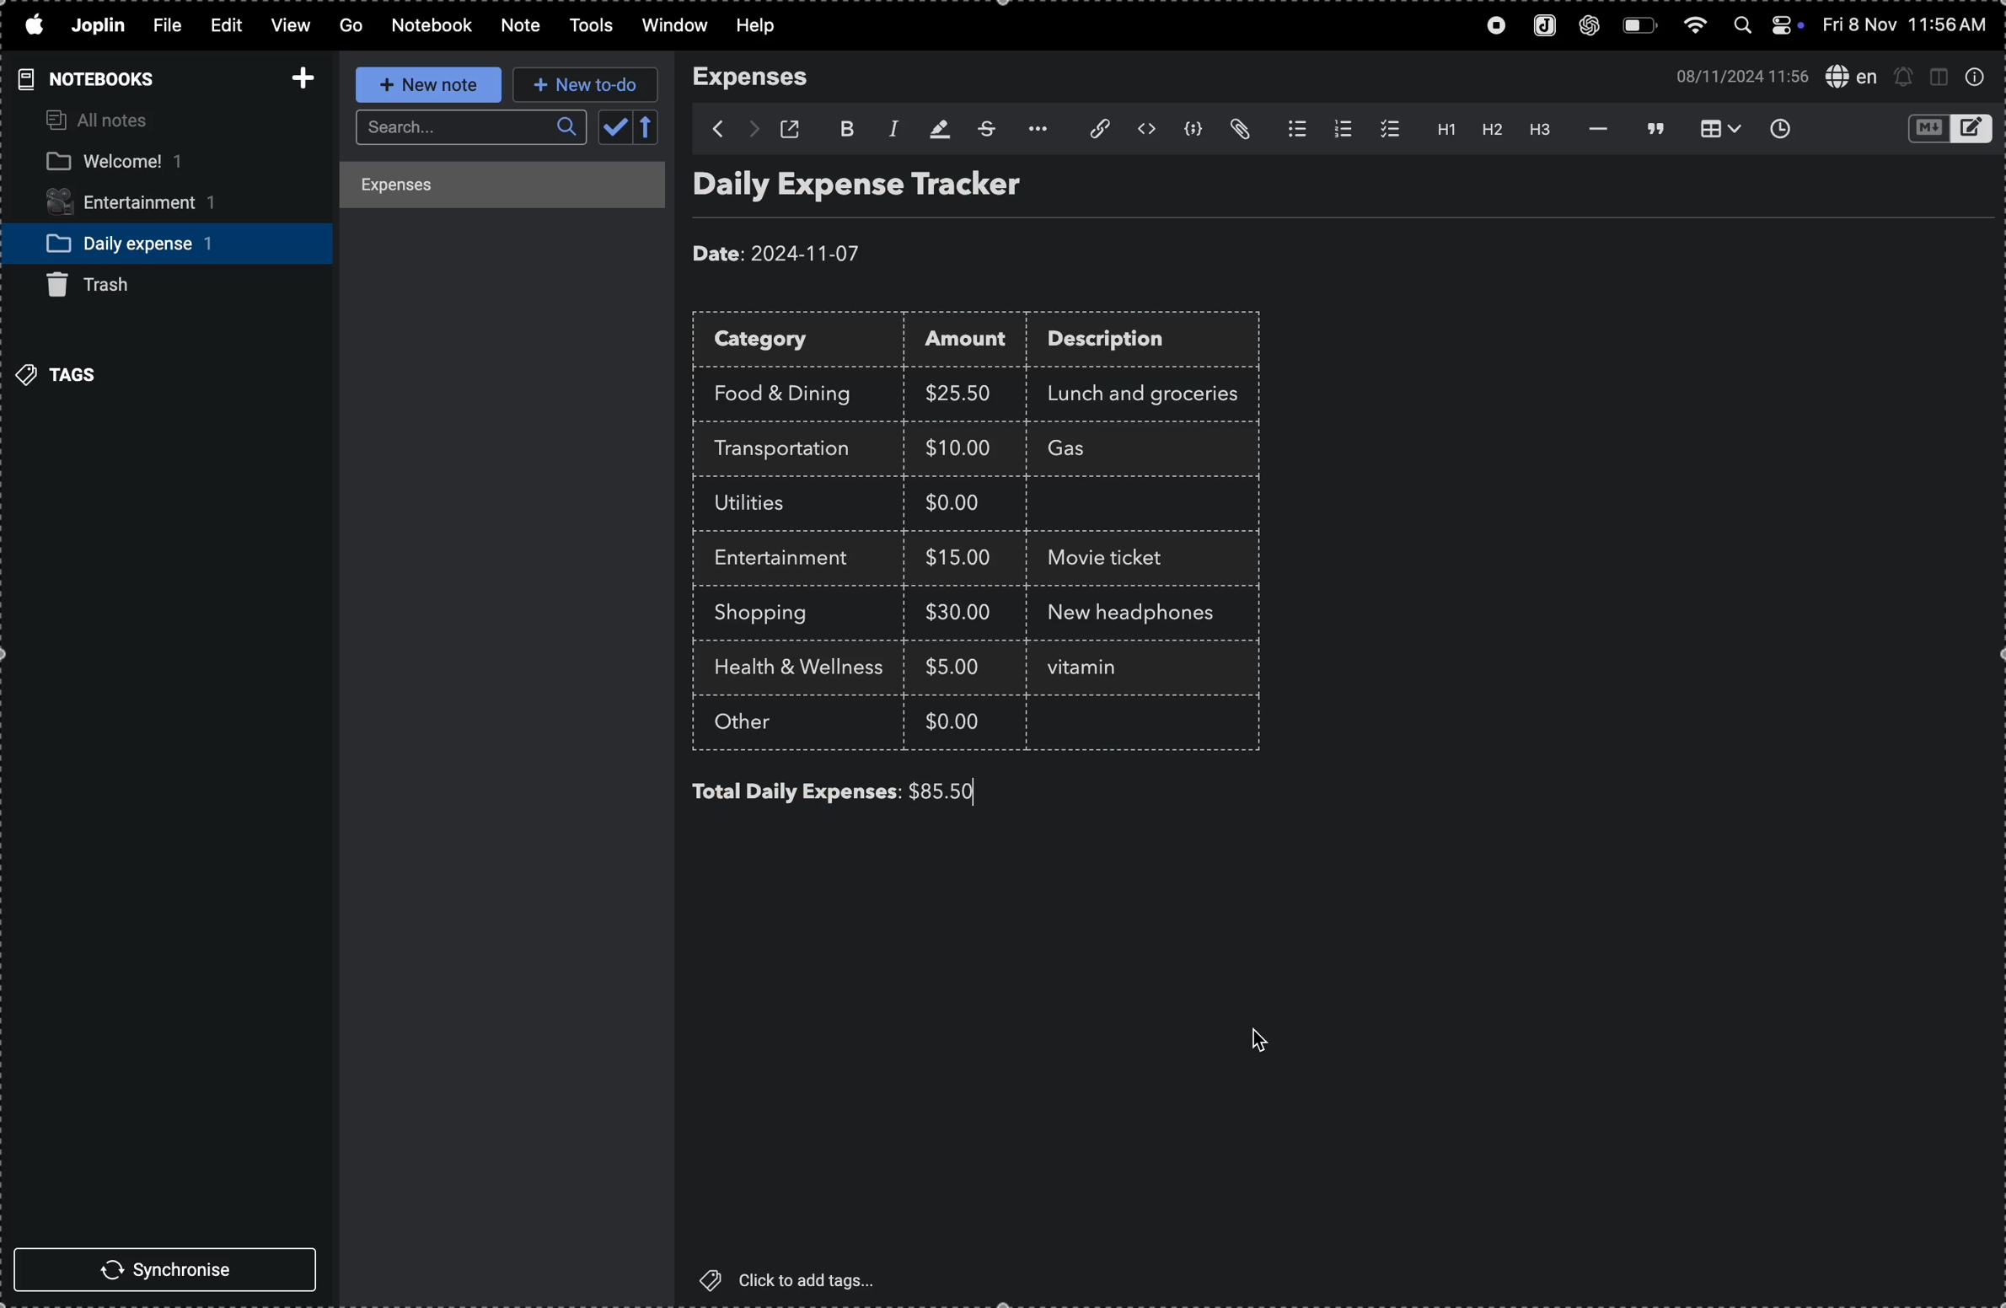  What do you see at coordinates (781, 248) in the screenshot?
I see `date` at bounding box center [781, 248].